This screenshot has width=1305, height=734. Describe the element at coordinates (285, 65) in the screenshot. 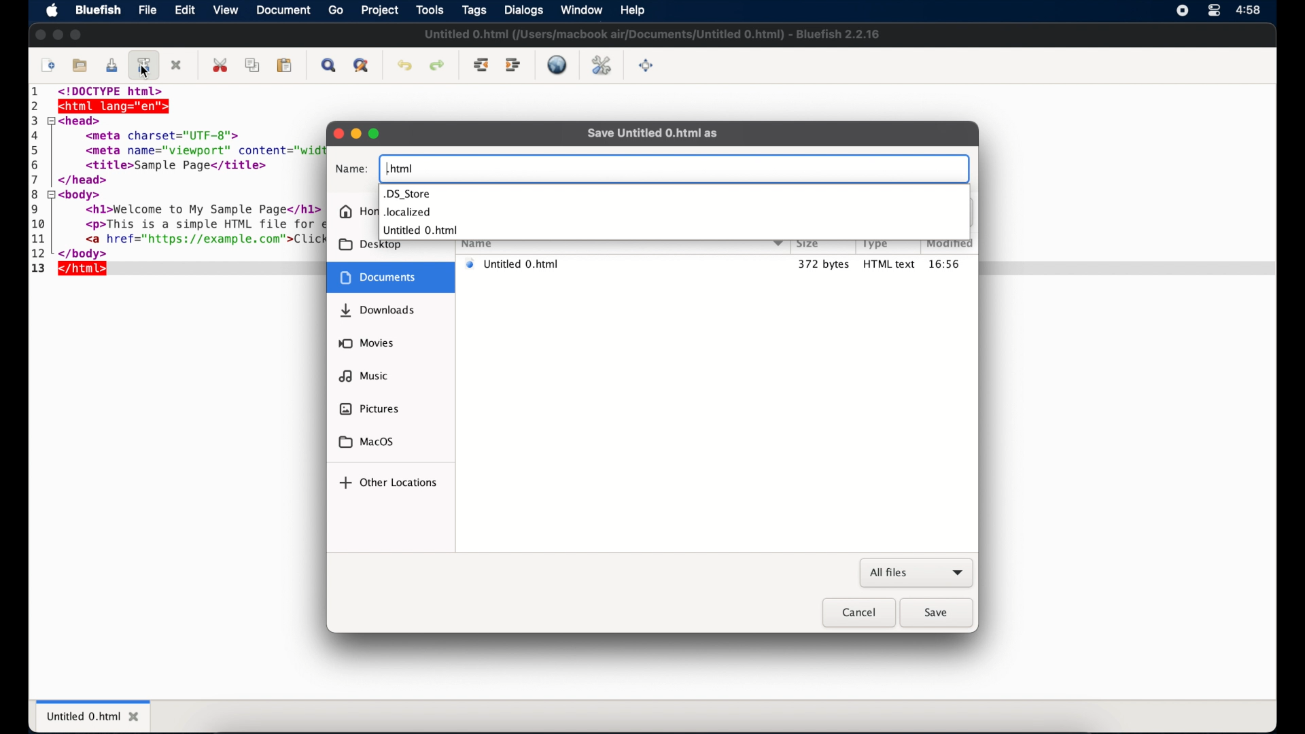

I see `paste` at that location.